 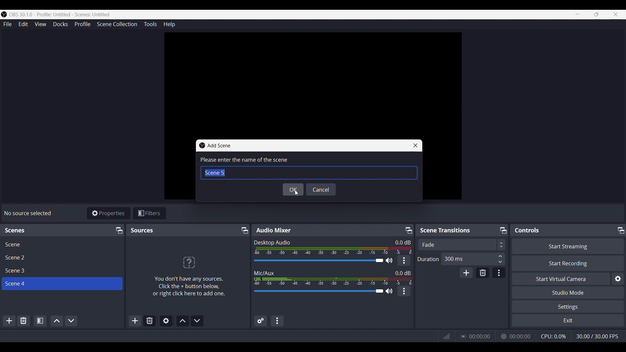 What do you see at coordinates (215, 173) in the screenshot?
I see `Scene` at bounding box center [215, 173].